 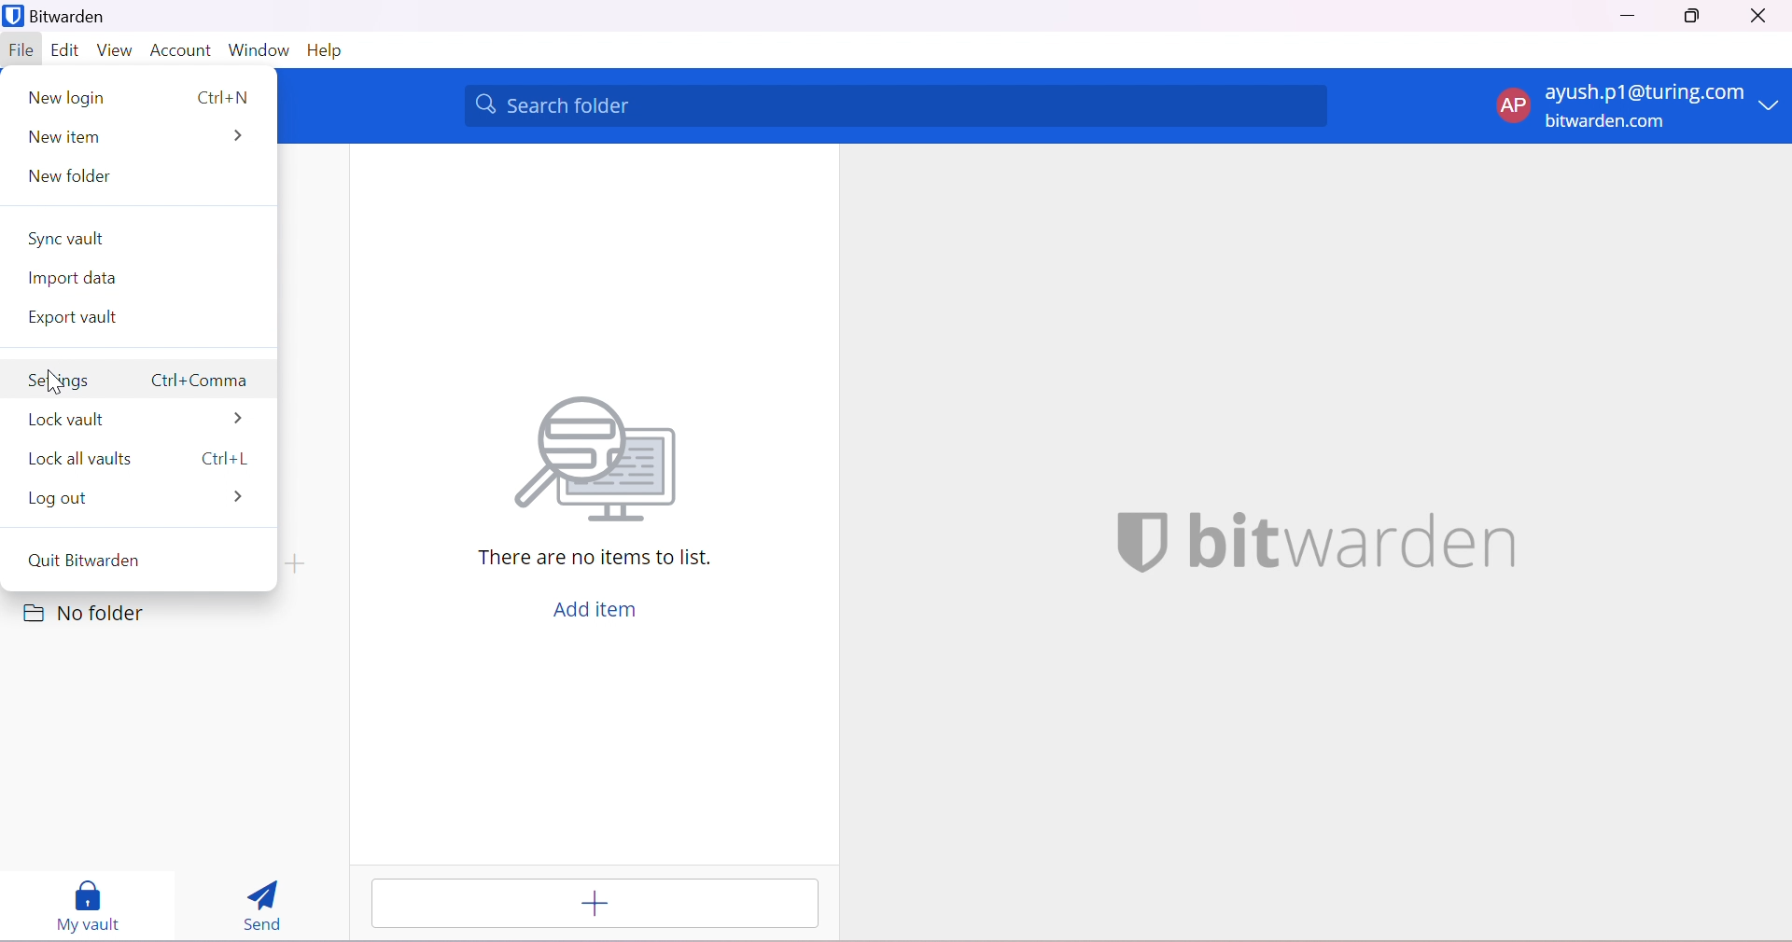 What do you see at coordinates (601, 463) in the screenshot?
I see `Searching for file vector image` at bounding box center [601, 463].